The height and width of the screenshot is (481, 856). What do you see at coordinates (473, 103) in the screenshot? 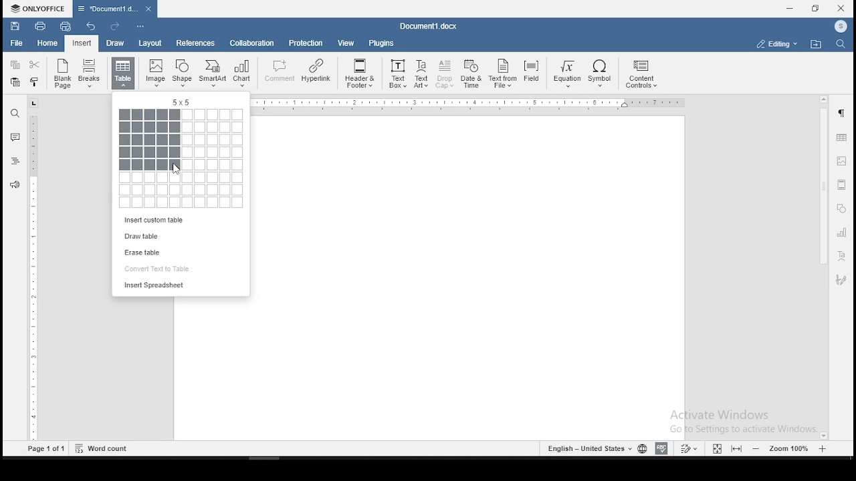
I see `Ruler` at bounding box center [473, 103].